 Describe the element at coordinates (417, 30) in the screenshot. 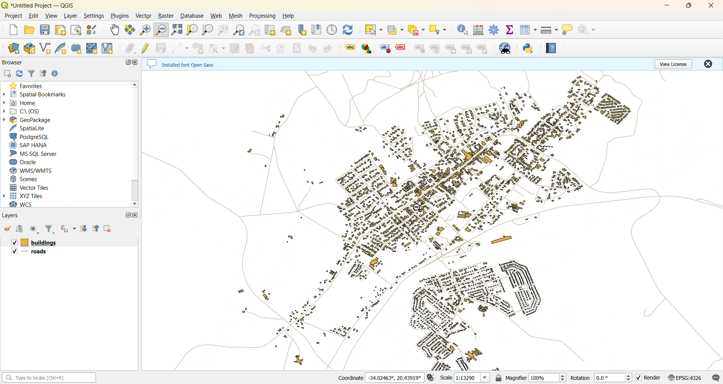

I see `deselect value` at that location.